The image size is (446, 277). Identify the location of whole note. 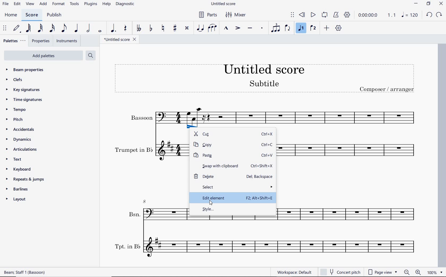
(99, 31).